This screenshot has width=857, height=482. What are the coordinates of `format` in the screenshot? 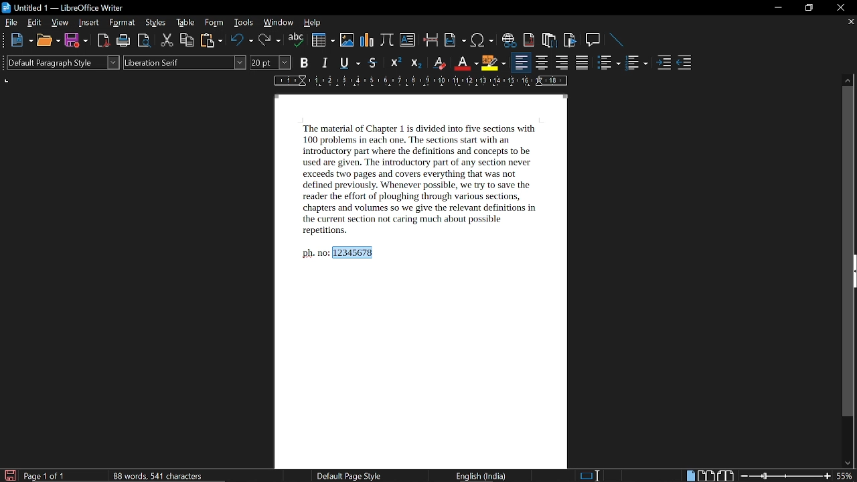 It's located at (121, 23).